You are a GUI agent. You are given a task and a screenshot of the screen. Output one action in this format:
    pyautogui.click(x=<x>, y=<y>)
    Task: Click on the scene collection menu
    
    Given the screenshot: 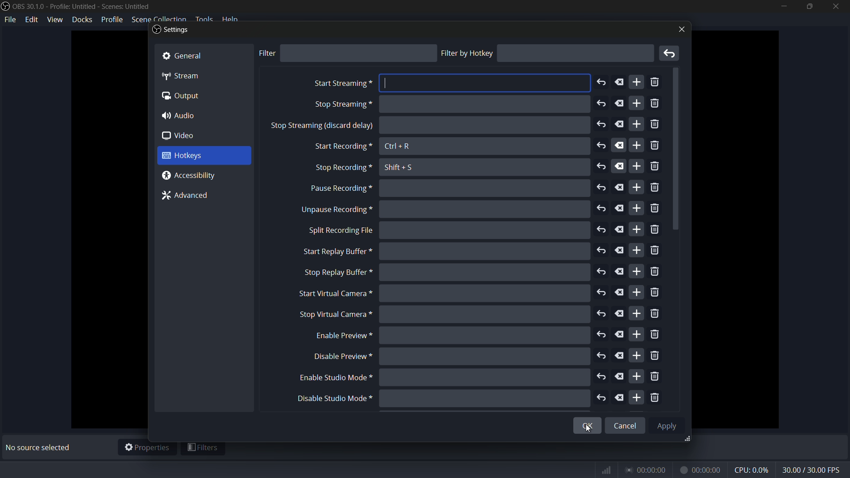 What is the action you would take?
    pyautogui.click(x=158, y=19)
    